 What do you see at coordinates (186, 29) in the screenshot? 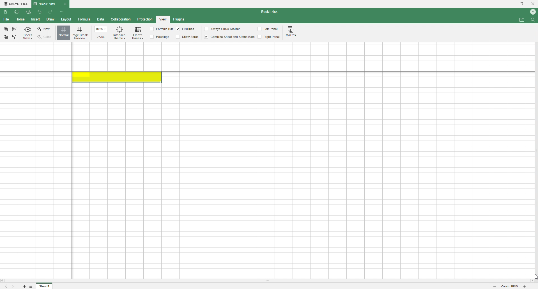
I see `Gridlines` at bounding box center [186, 29].